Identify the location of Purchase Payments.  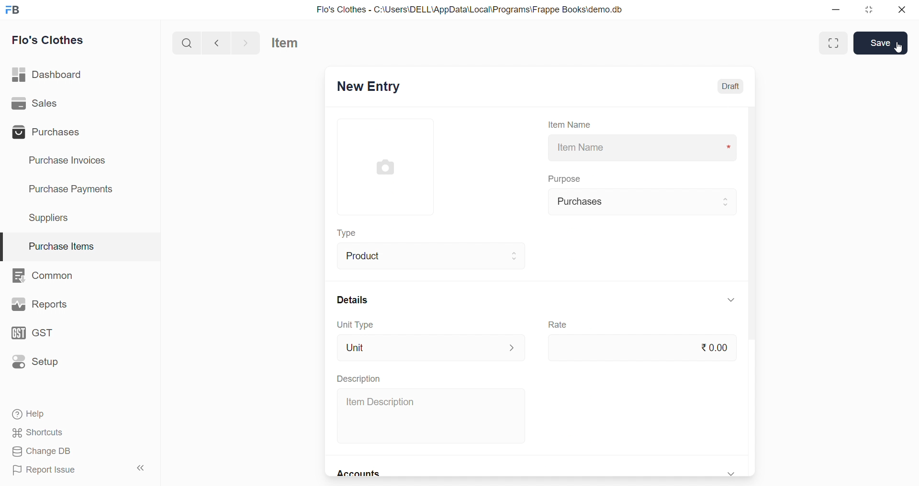
(74, 189).